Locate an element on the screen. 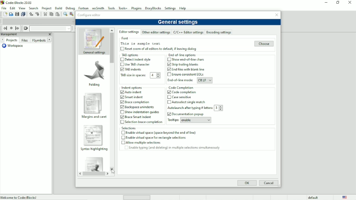  Clear is located at coordinates (26, 28).